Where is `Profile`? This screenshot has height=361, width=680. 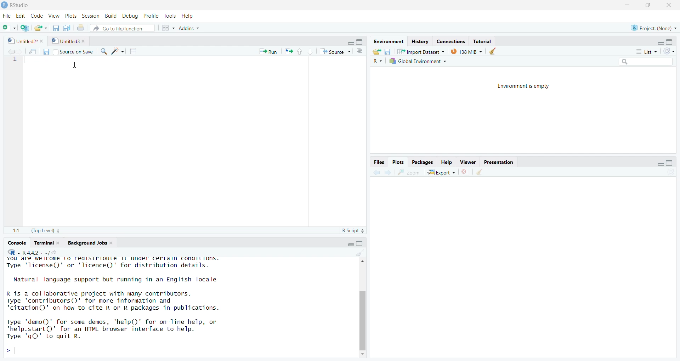
Profile is located at coordinates (151, 16).